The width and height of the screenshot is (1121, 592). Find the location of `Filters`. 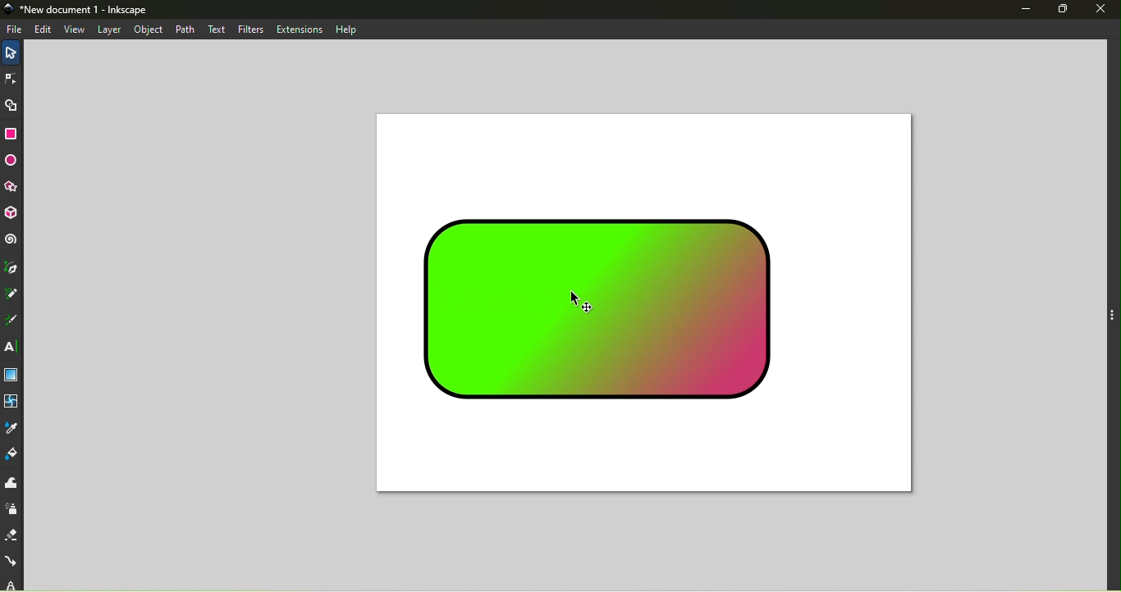

Filters is located at coordinates (246, 29).